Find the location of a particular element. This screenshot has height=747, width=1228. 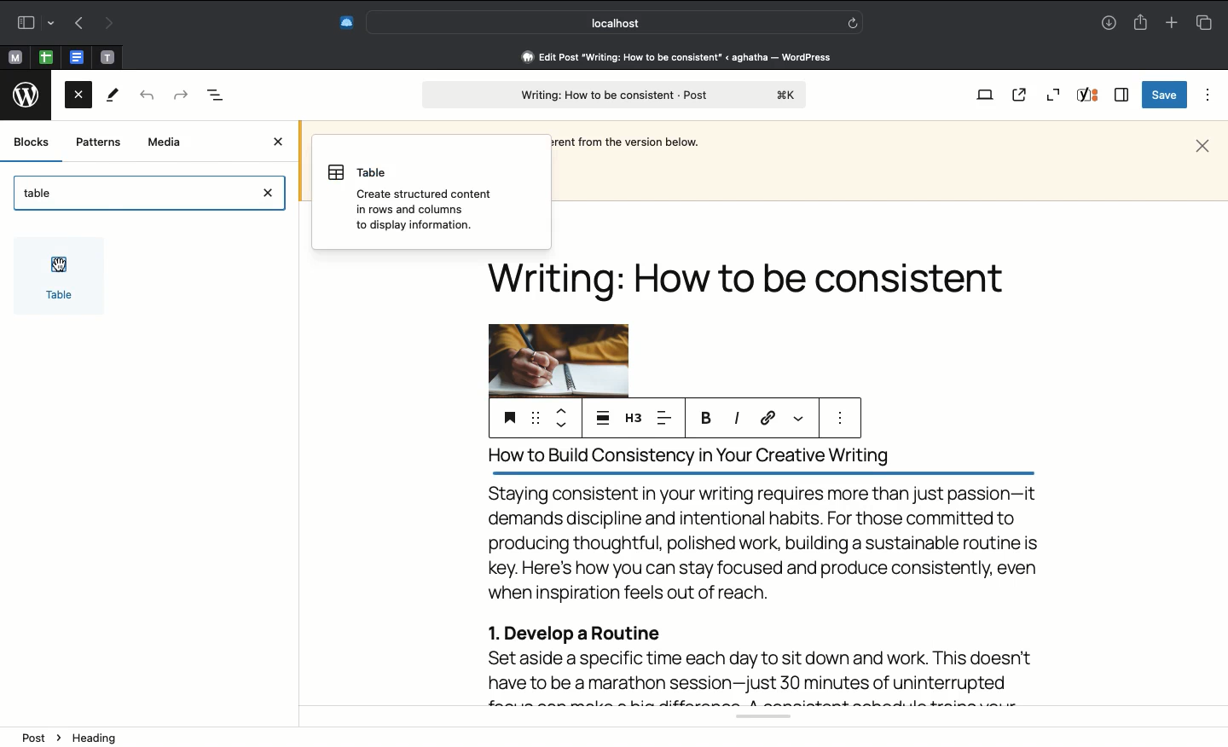

Save is located at coordinates (507, 417).